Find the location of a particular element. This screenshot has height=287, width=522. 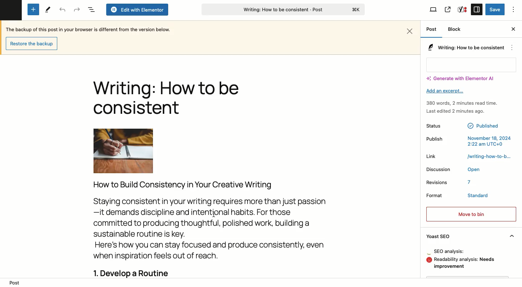

Settings is located at coordinates (476, 9).